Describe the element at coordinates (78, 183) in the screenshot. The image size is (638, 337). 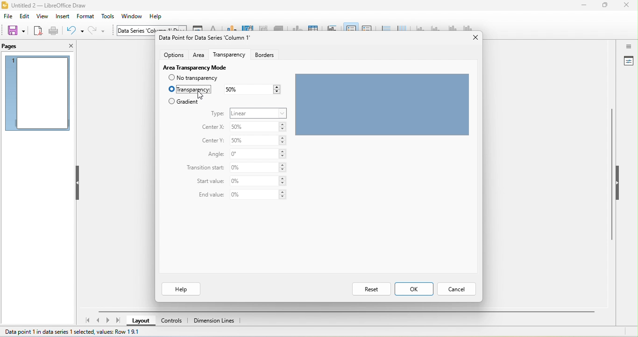
I see `hide` at that location.